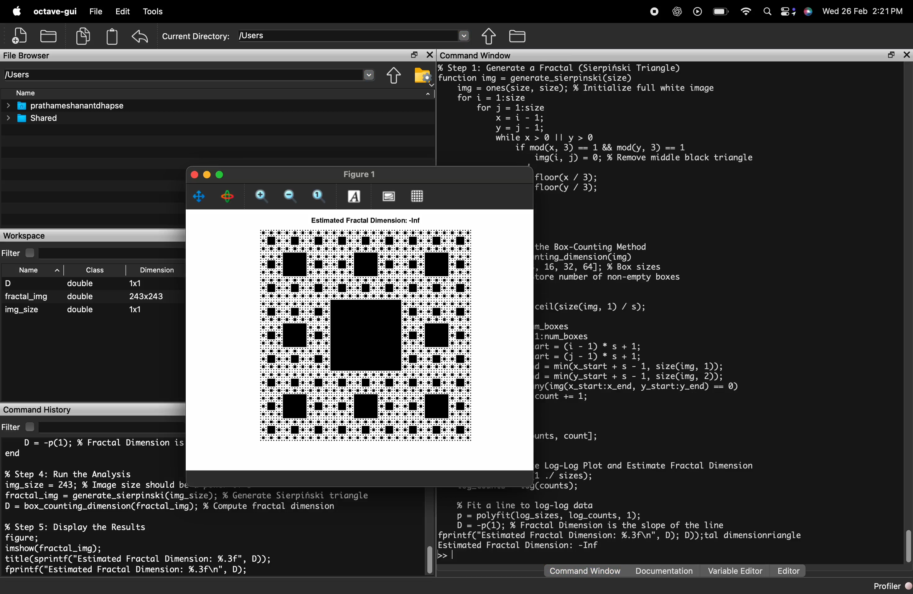 The image size is (913, 594). What do you see at coordinates (390, 196) in the screenshot?
I see `portrait` at bounding box center [390, 196].